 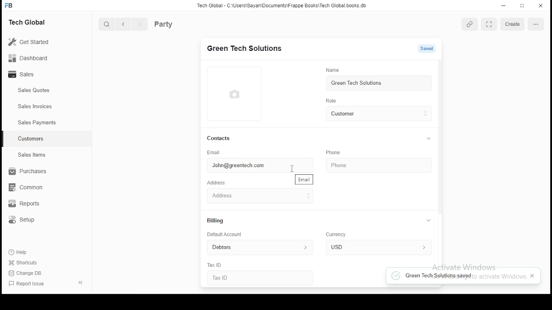 I want to click on restore, so click(x=522, y=5).